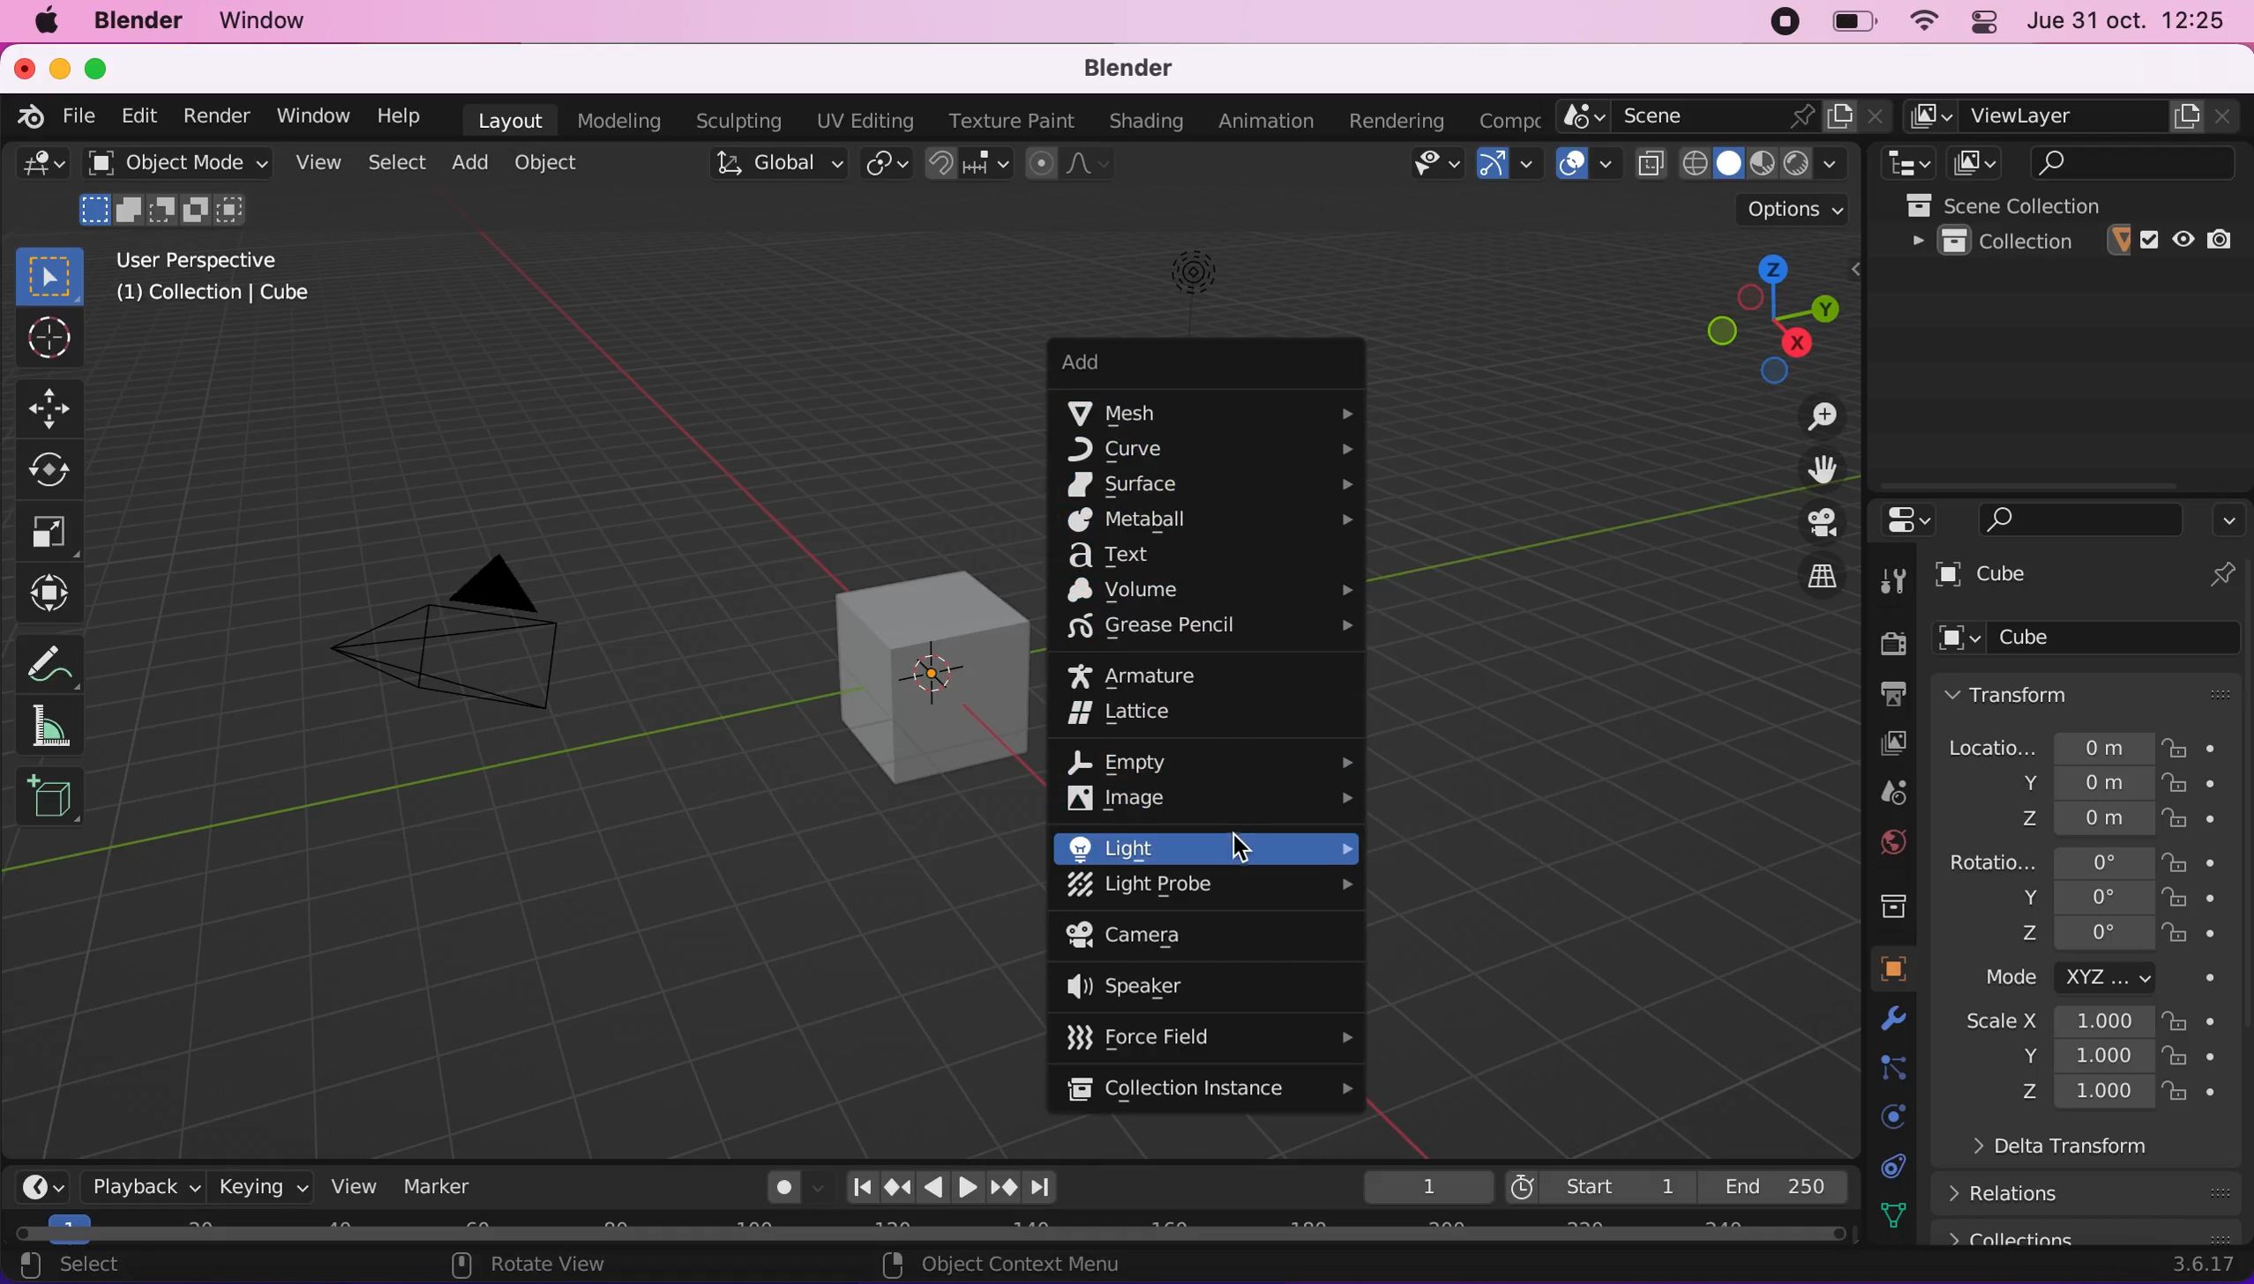  What do you see at coordinates (55, 467) in the screenshot?
I see `rotate` at bounding box center [55, 467].